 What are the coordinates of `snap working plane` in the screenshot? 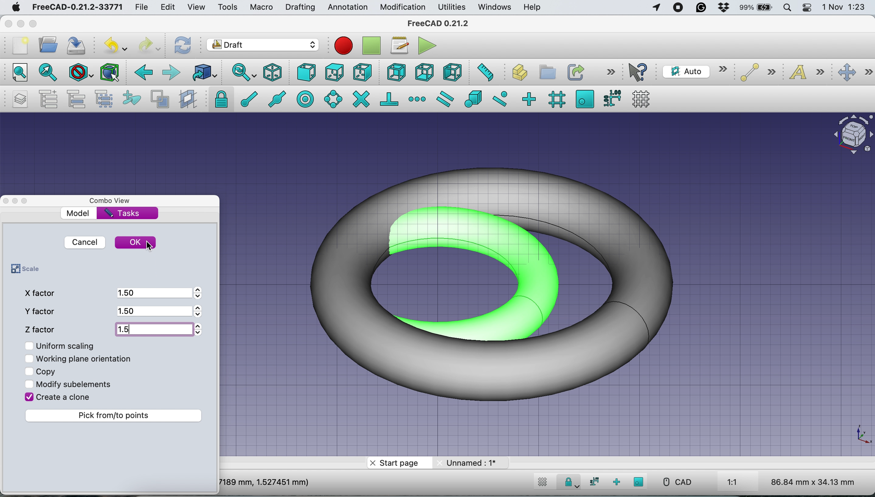 It's located at (639, 482).